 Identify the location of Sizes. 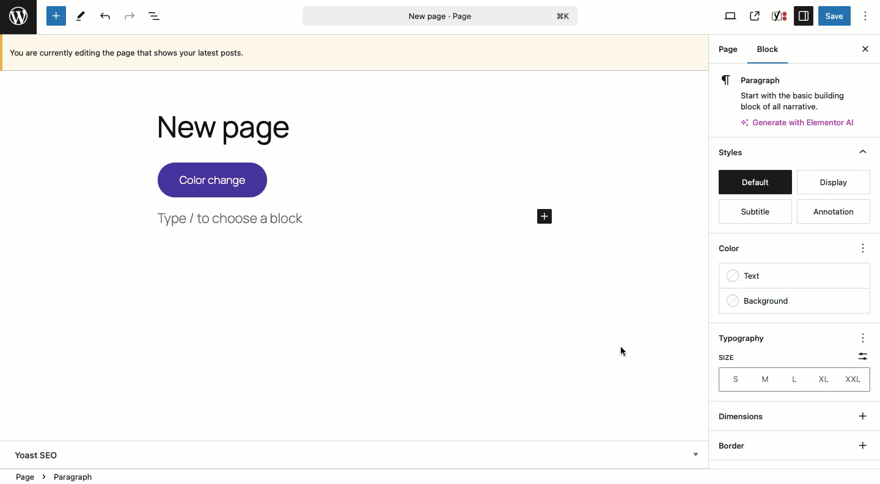
(795, 380).